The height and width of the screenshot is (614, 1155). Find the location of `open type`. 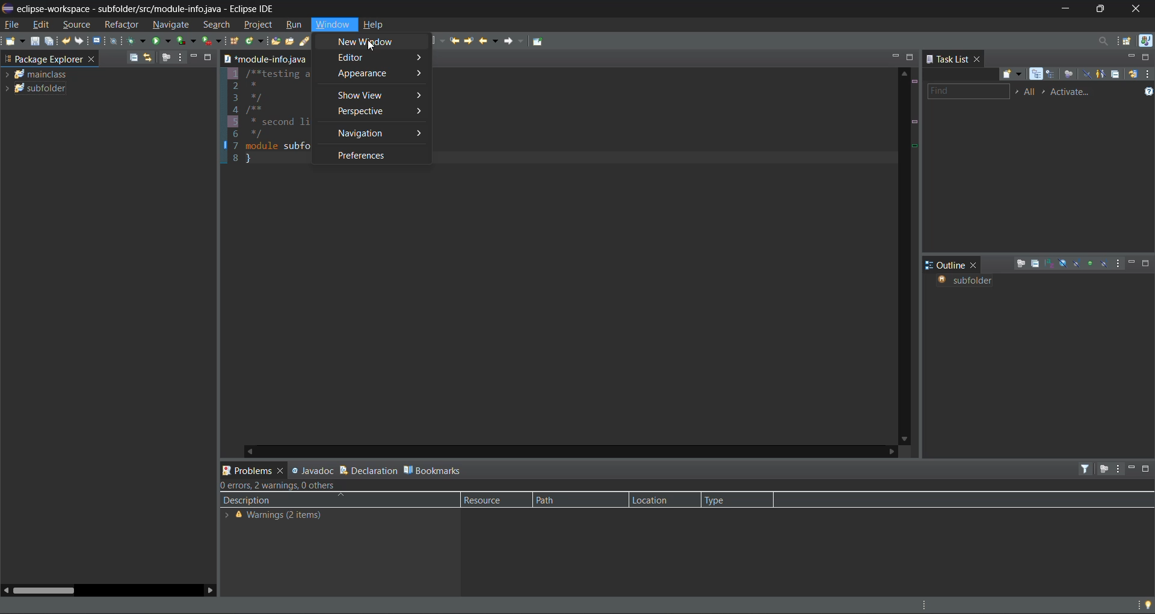

open type is located at coordinates (276, 42).